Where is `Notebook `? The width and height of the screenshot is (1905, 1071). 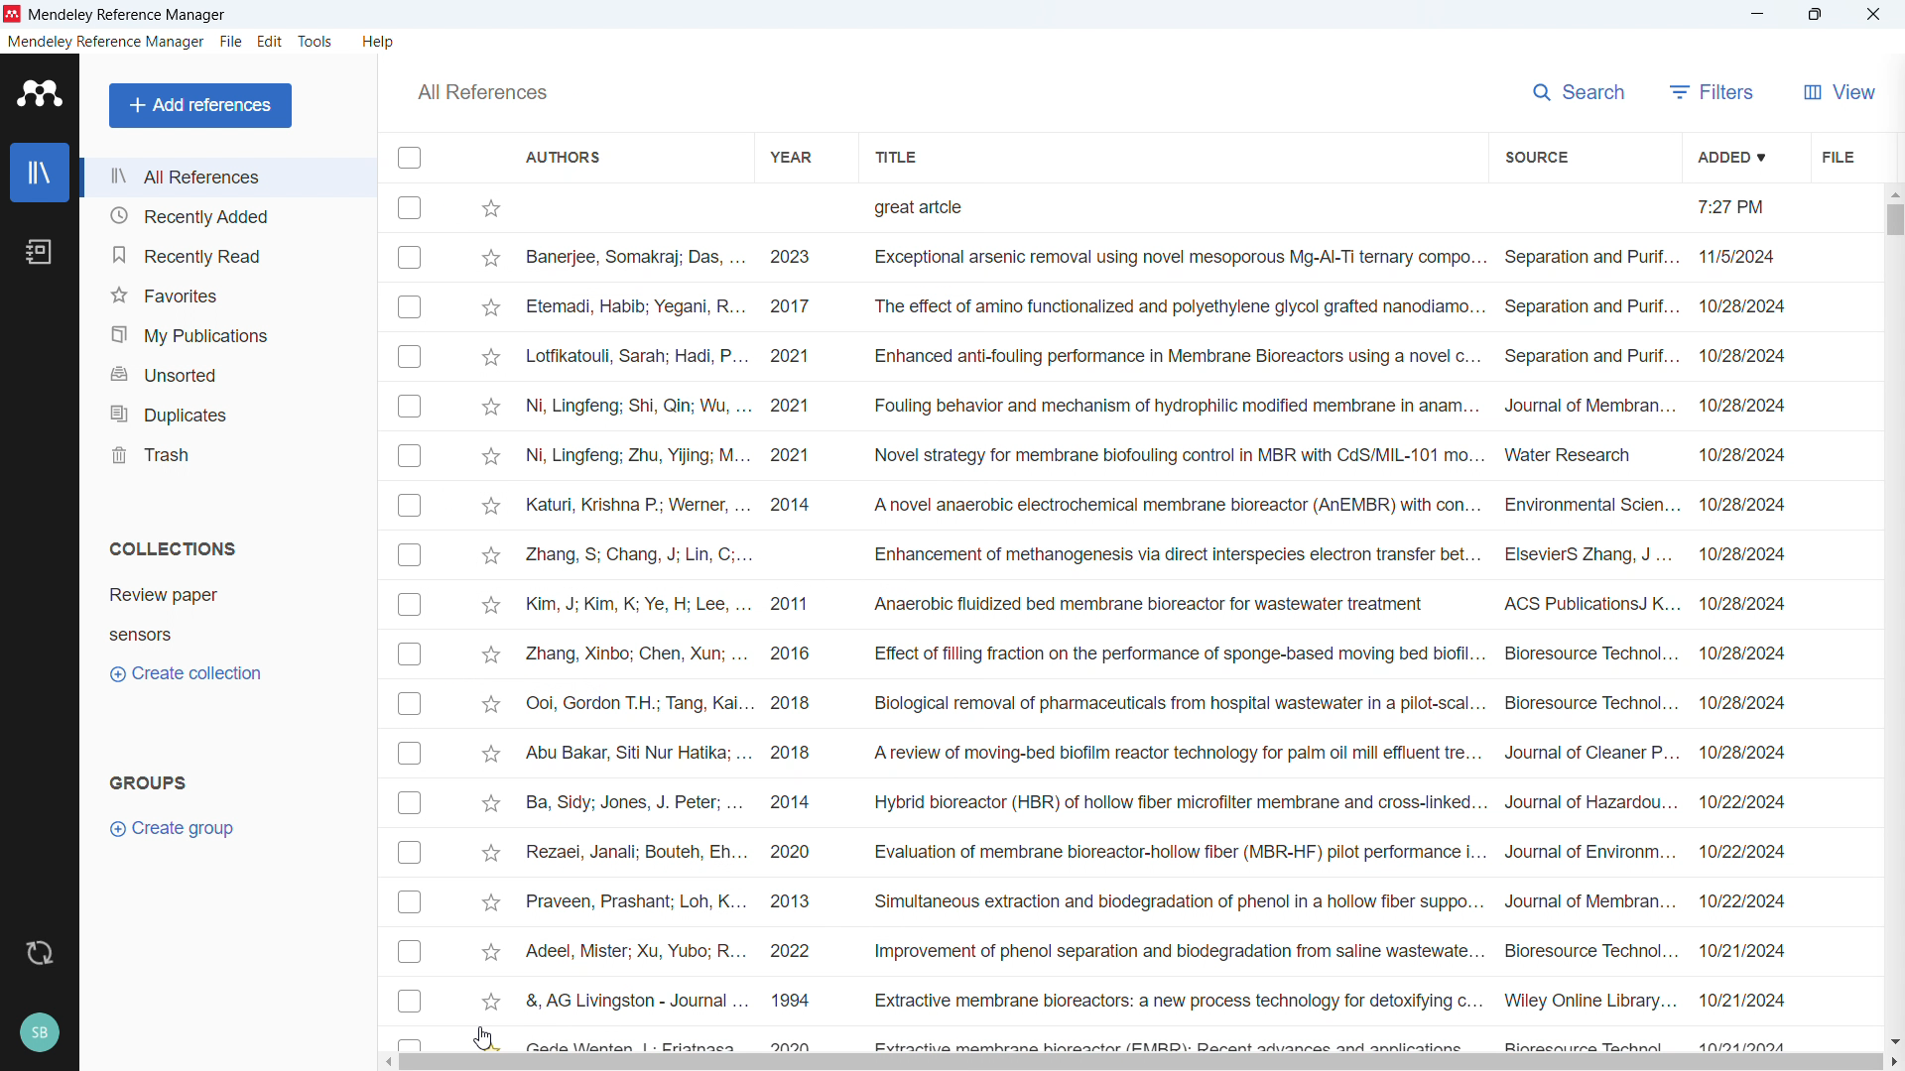 Notebook  is located at coordinates (39, 252).